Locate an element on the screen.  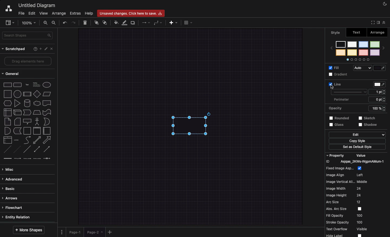
Draw.io is located at coordinates (8, 8).